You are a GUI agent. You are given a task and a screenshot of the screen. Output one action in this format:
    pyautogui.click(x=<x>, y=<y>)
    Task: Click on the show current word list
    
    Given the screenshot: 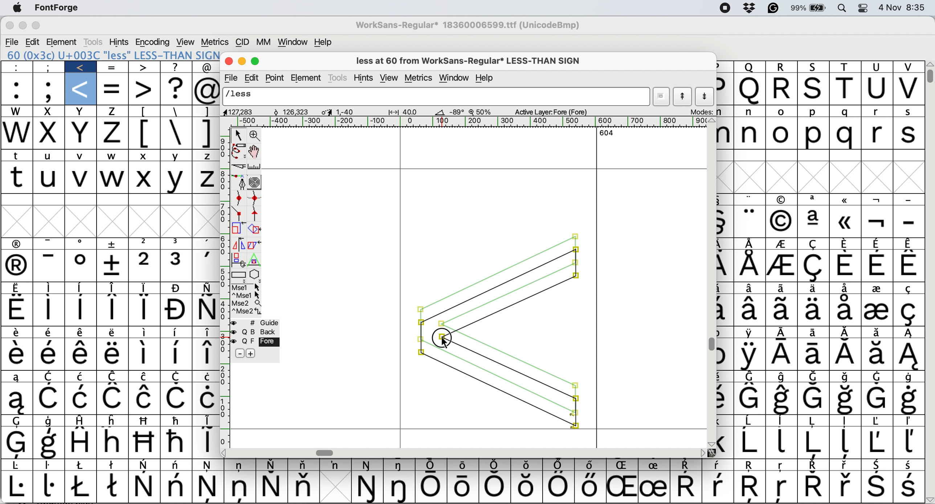 What is the action you would take?
    pyautogui.click(x=663, y=96)
    